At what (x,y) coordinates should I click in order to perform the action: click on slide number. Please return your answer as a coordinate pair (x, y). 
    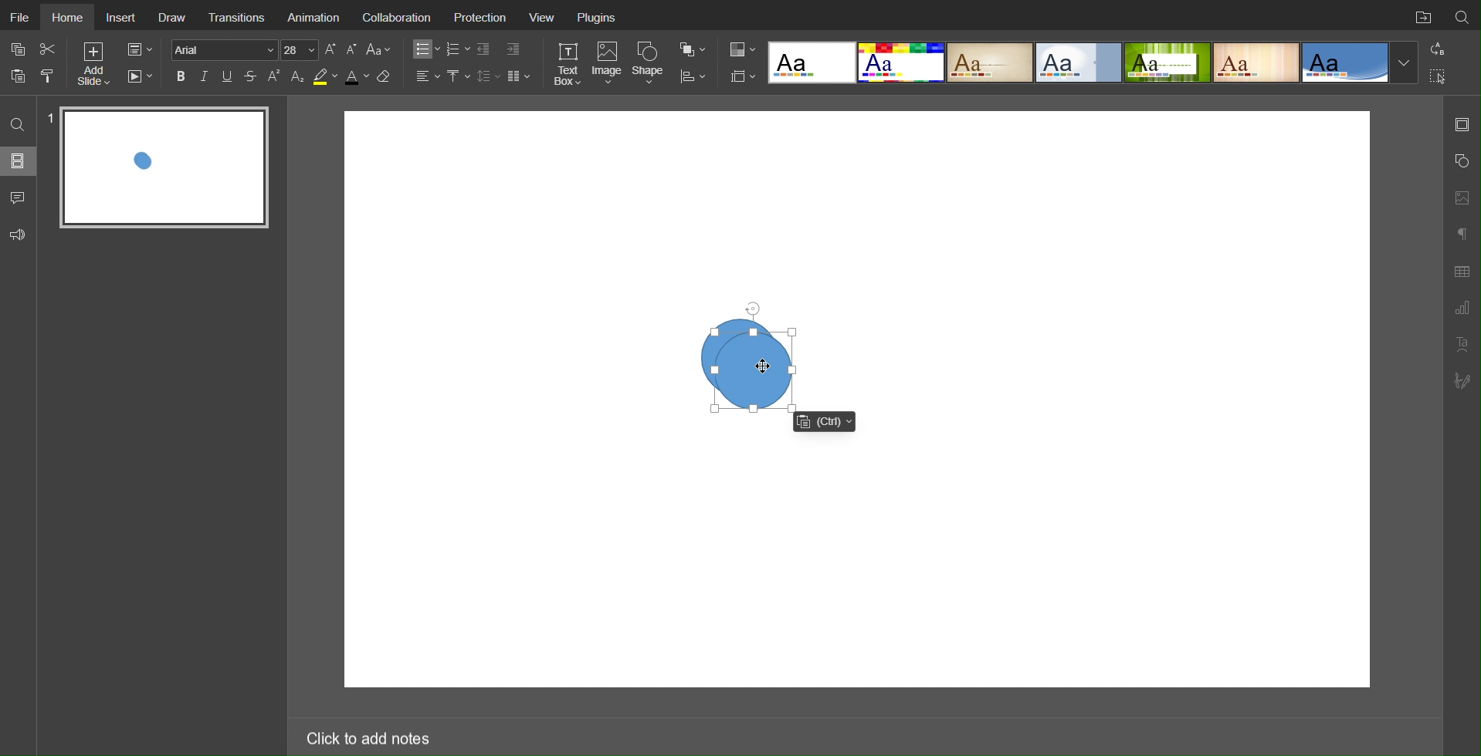
    Looking at the image, I should click on (51, 115).